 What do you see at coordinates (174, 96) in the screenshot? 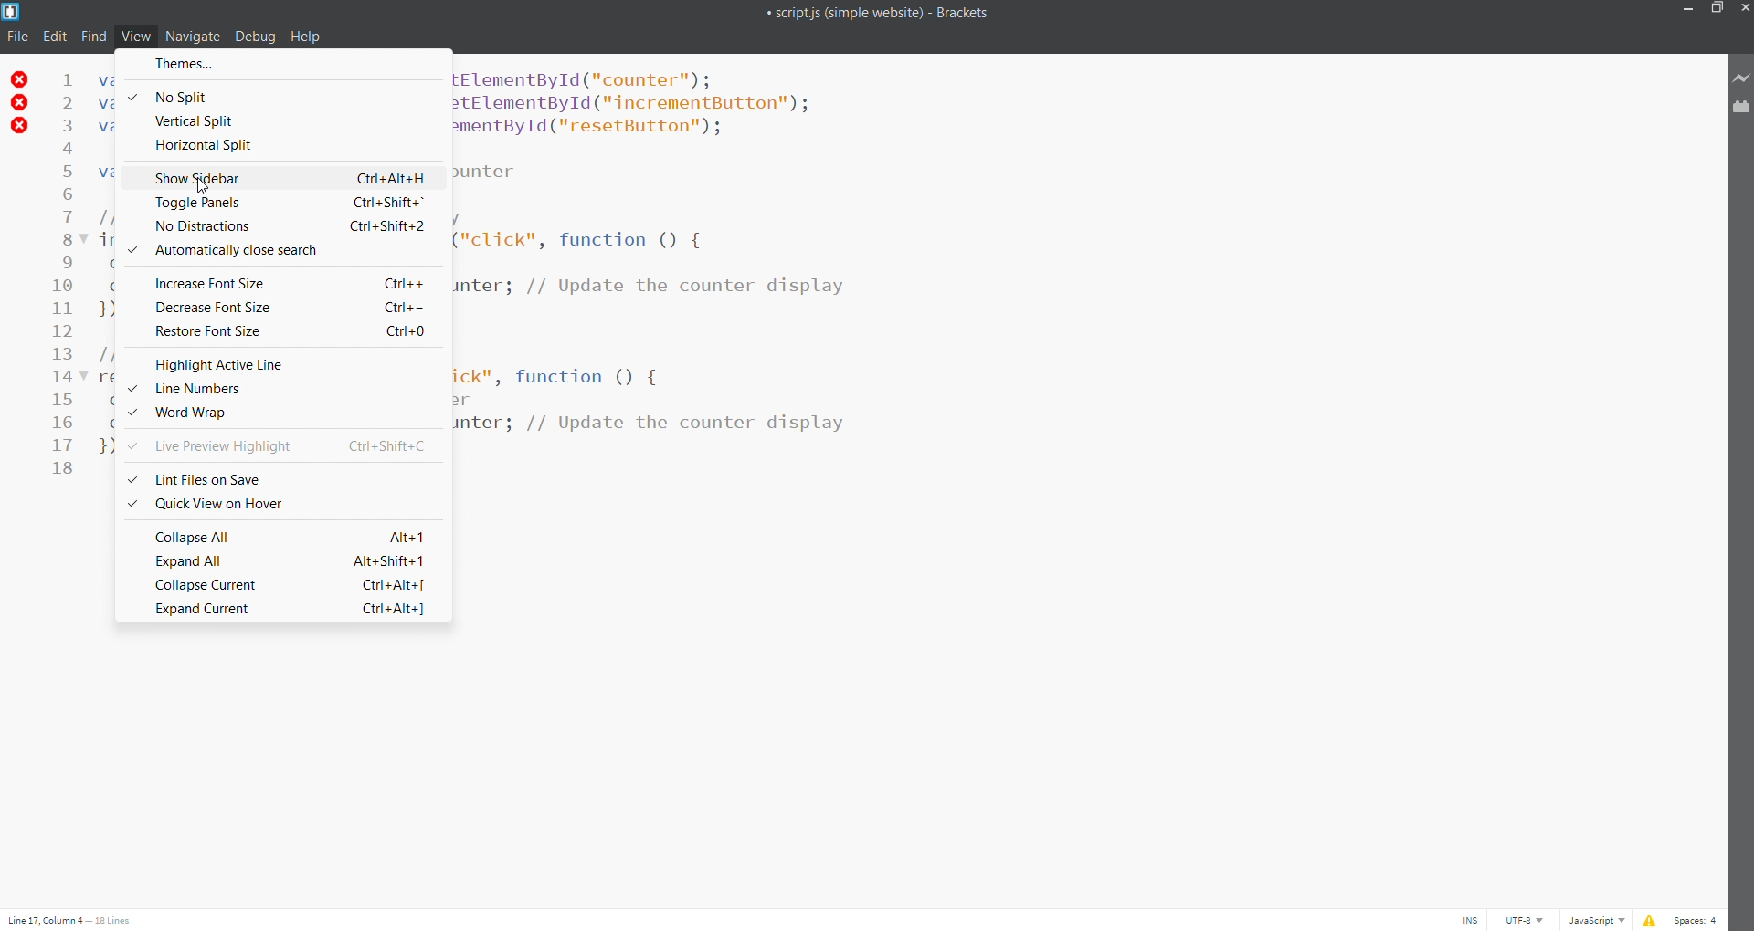
I see `no split` at bounding box center [174, 96].